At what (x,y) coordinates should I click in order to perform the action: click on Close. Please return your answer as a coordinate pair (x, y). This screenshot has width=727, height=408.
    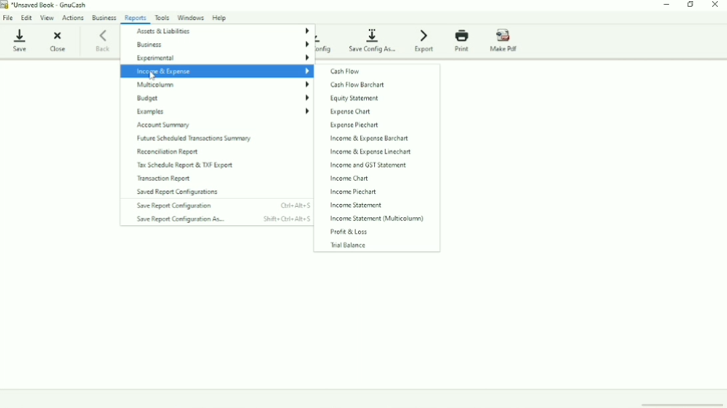
    Looking at the image, I should click on (57, 41).